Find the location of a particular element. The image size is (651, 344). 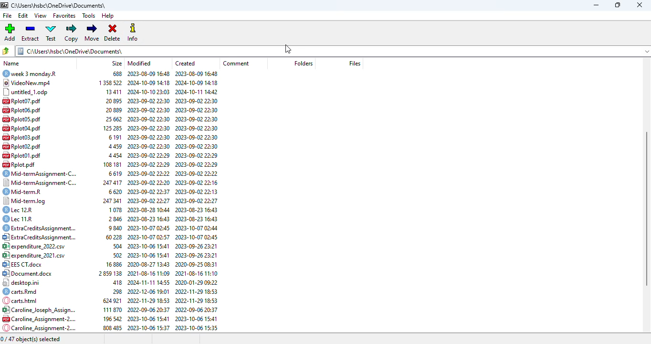

418 is located at coordinates (116, 283).